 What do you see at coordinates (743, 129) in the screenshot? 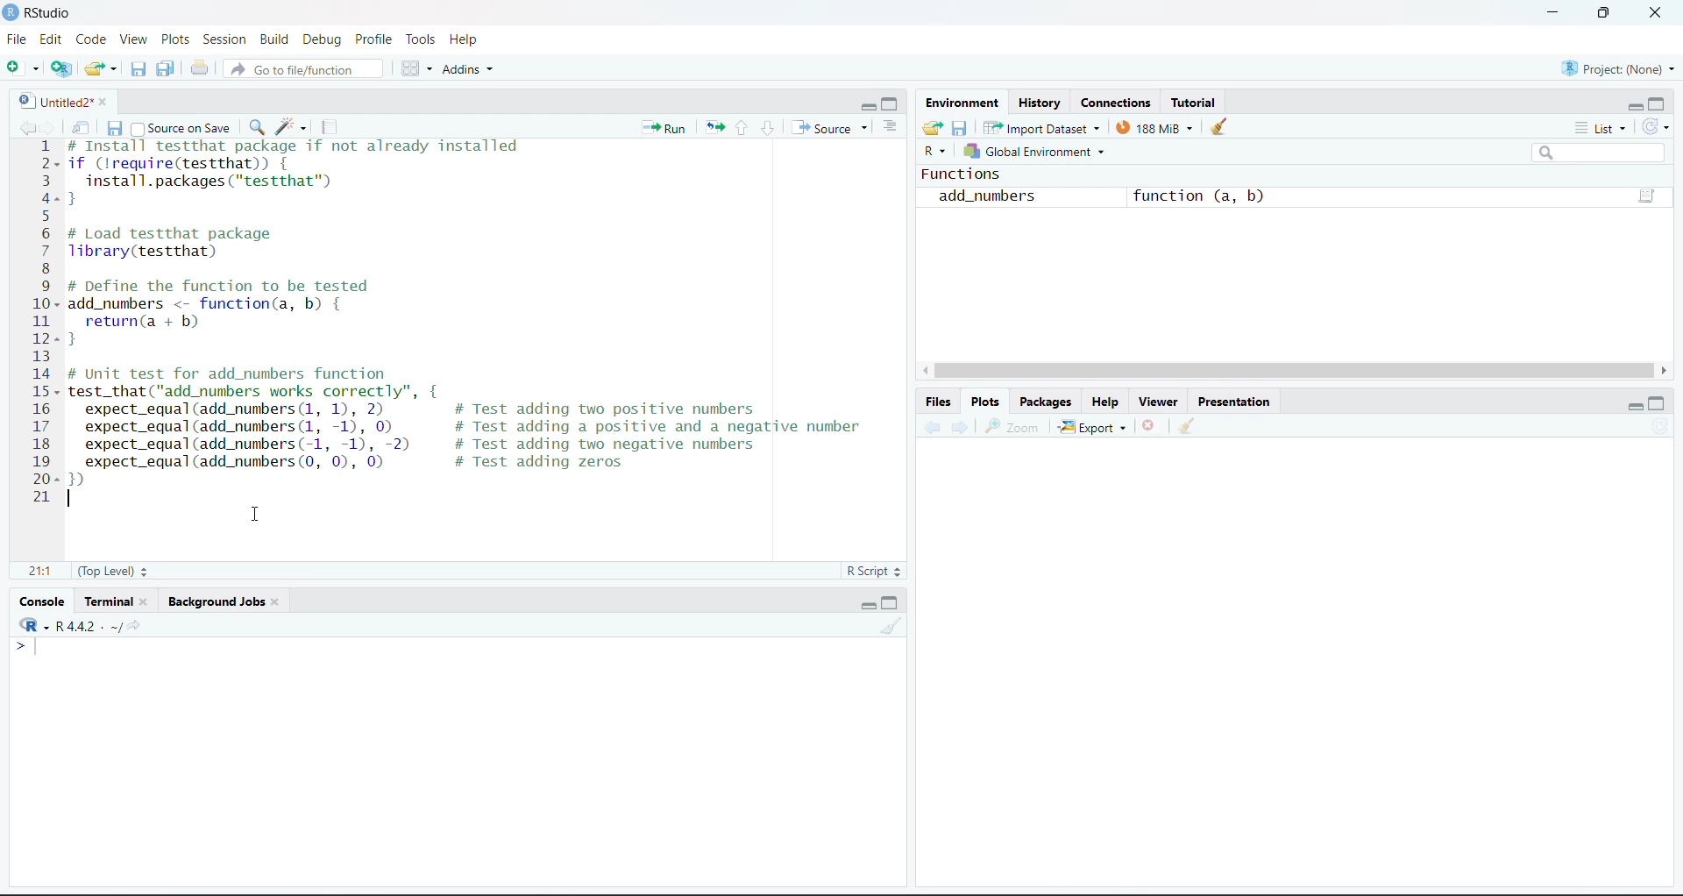
I see `go to previous section of the chunk` at bounding box center [743, 129].